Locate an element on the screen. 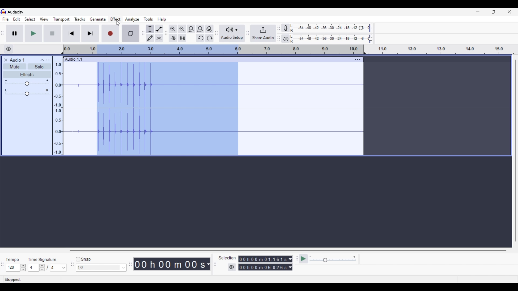 Image resolution: width=518 pixels, height=291 pixels. Name of audio track is located at coordinates (17, 60).